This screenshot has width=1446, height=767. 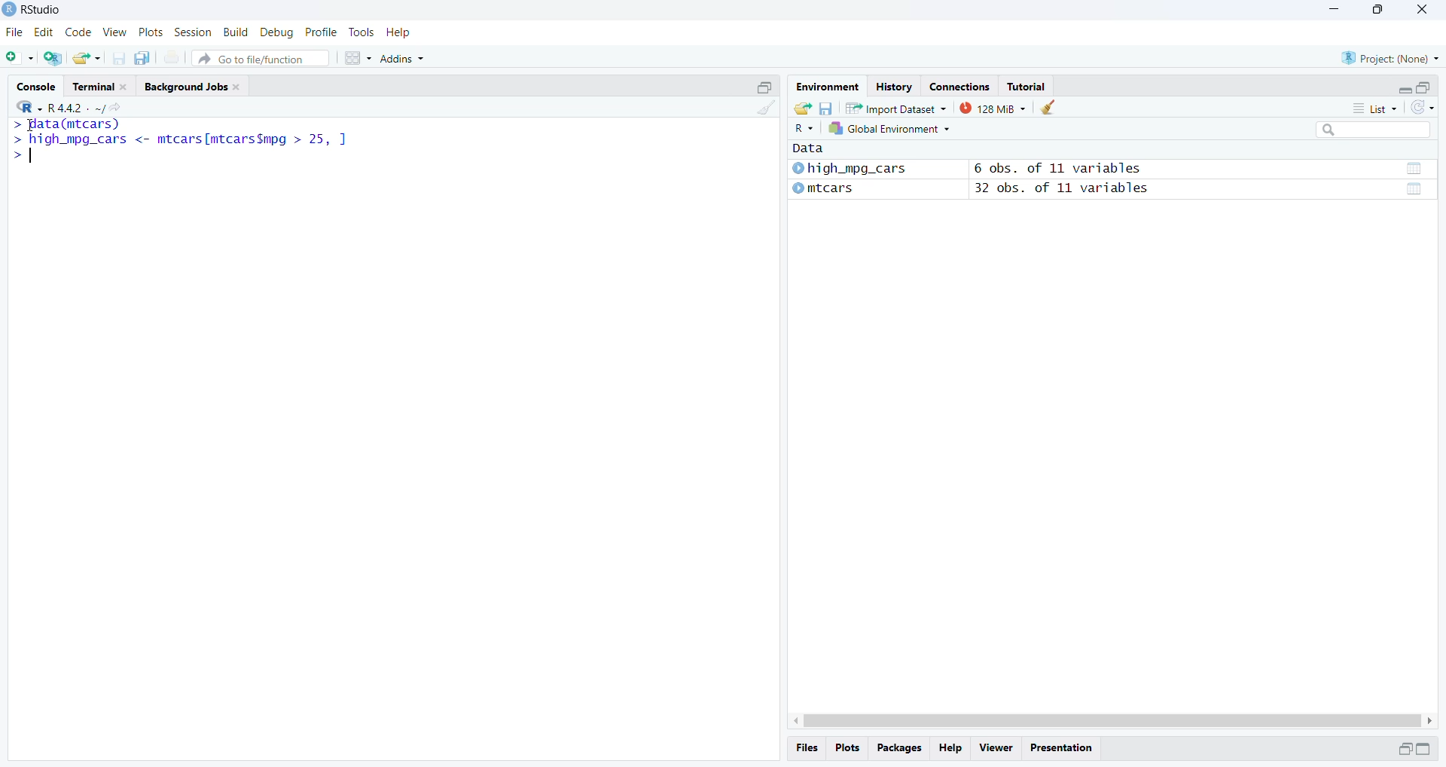 What do you see at coordinates (1414, 190) in the screenshot?
I see `data` at bounding box center [1414, 190].